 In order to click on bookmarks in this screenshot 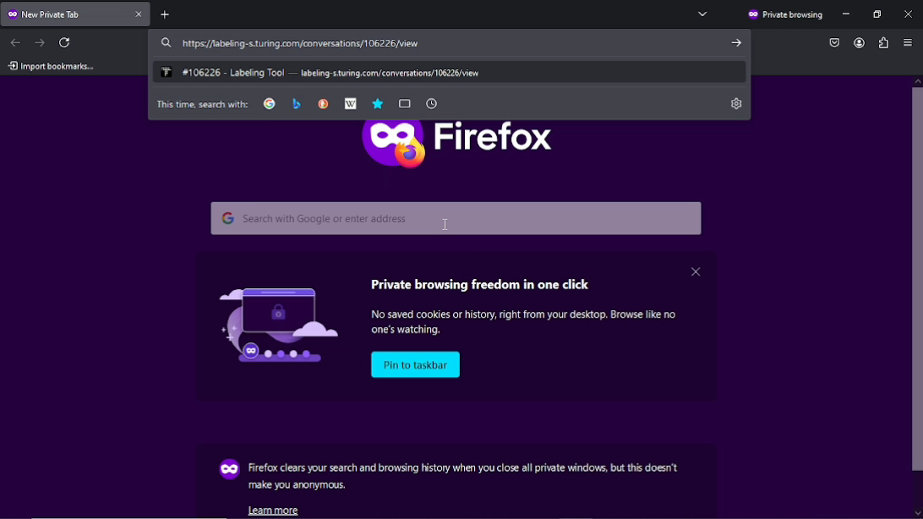, I will do `click(377, 103)`.